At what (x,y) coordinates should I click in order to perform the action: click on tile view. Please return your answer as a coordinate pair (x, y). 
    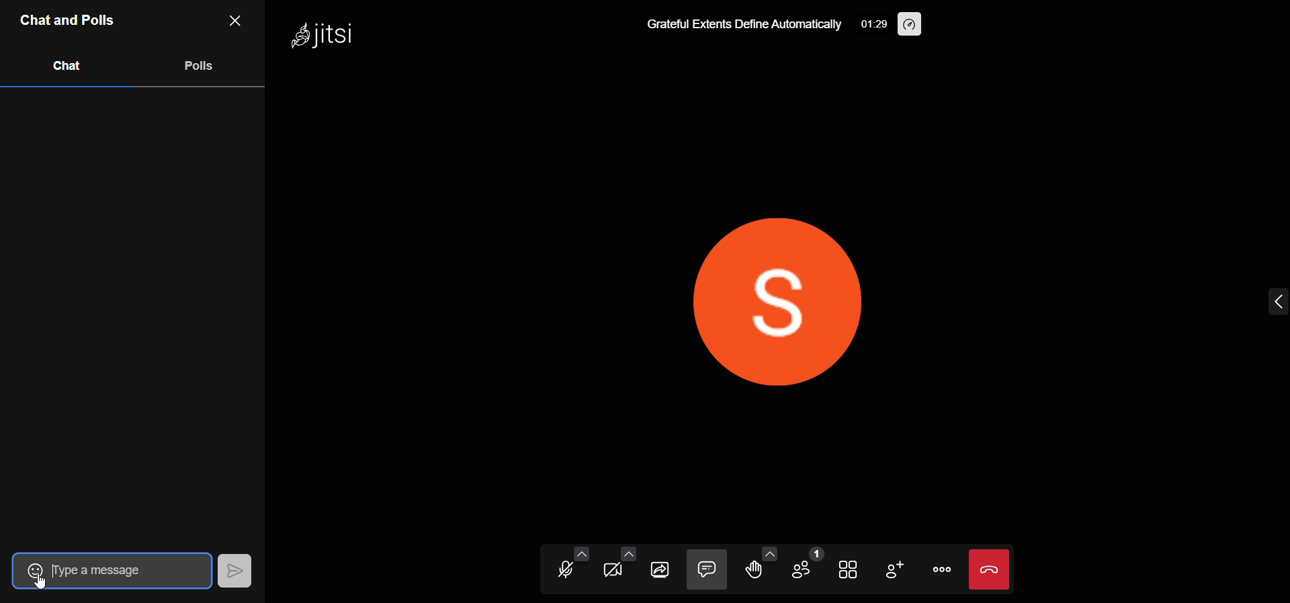
    Looking at the image, I should click on (850, 569).